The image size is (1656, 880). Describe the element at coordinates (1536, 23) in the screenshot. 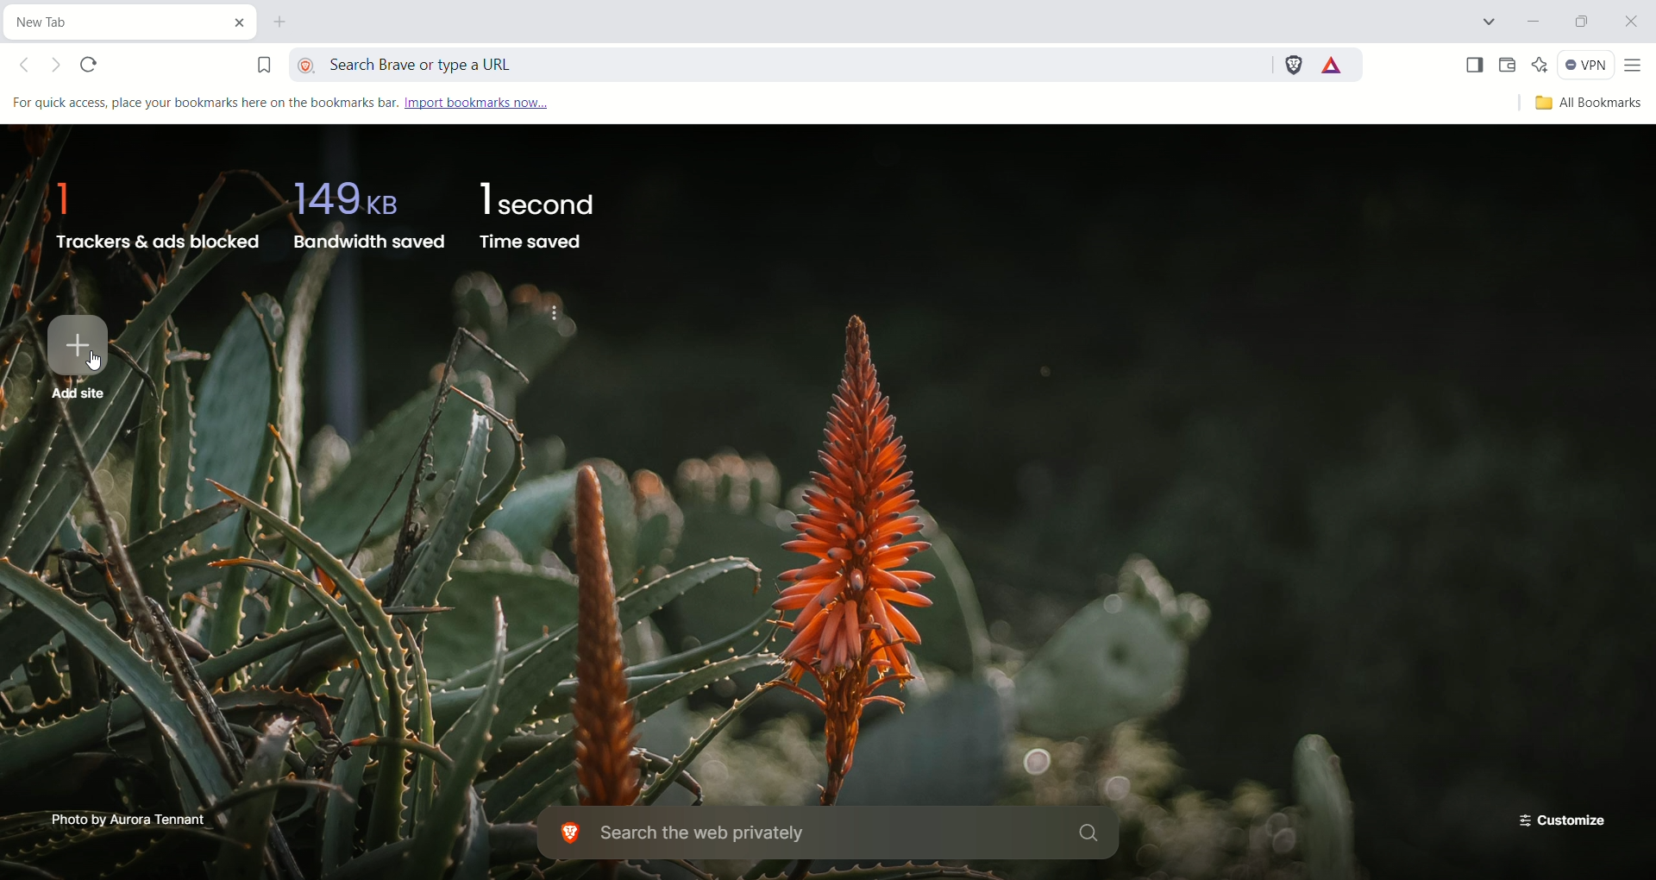

I see `minimize` at that location.